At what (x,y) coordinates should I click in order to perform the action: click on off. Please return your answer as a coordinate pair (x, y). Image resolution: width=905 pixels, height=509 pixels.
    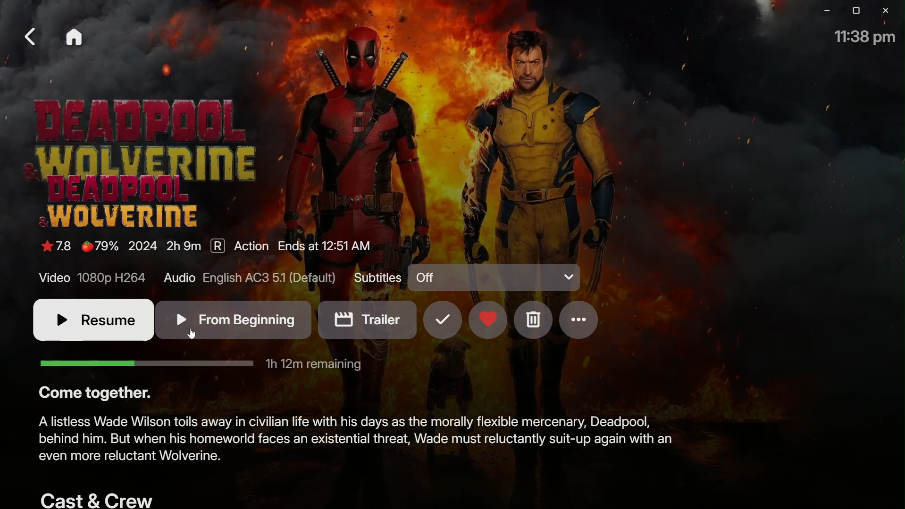
    Looking at the image, I should click on (496, 277).